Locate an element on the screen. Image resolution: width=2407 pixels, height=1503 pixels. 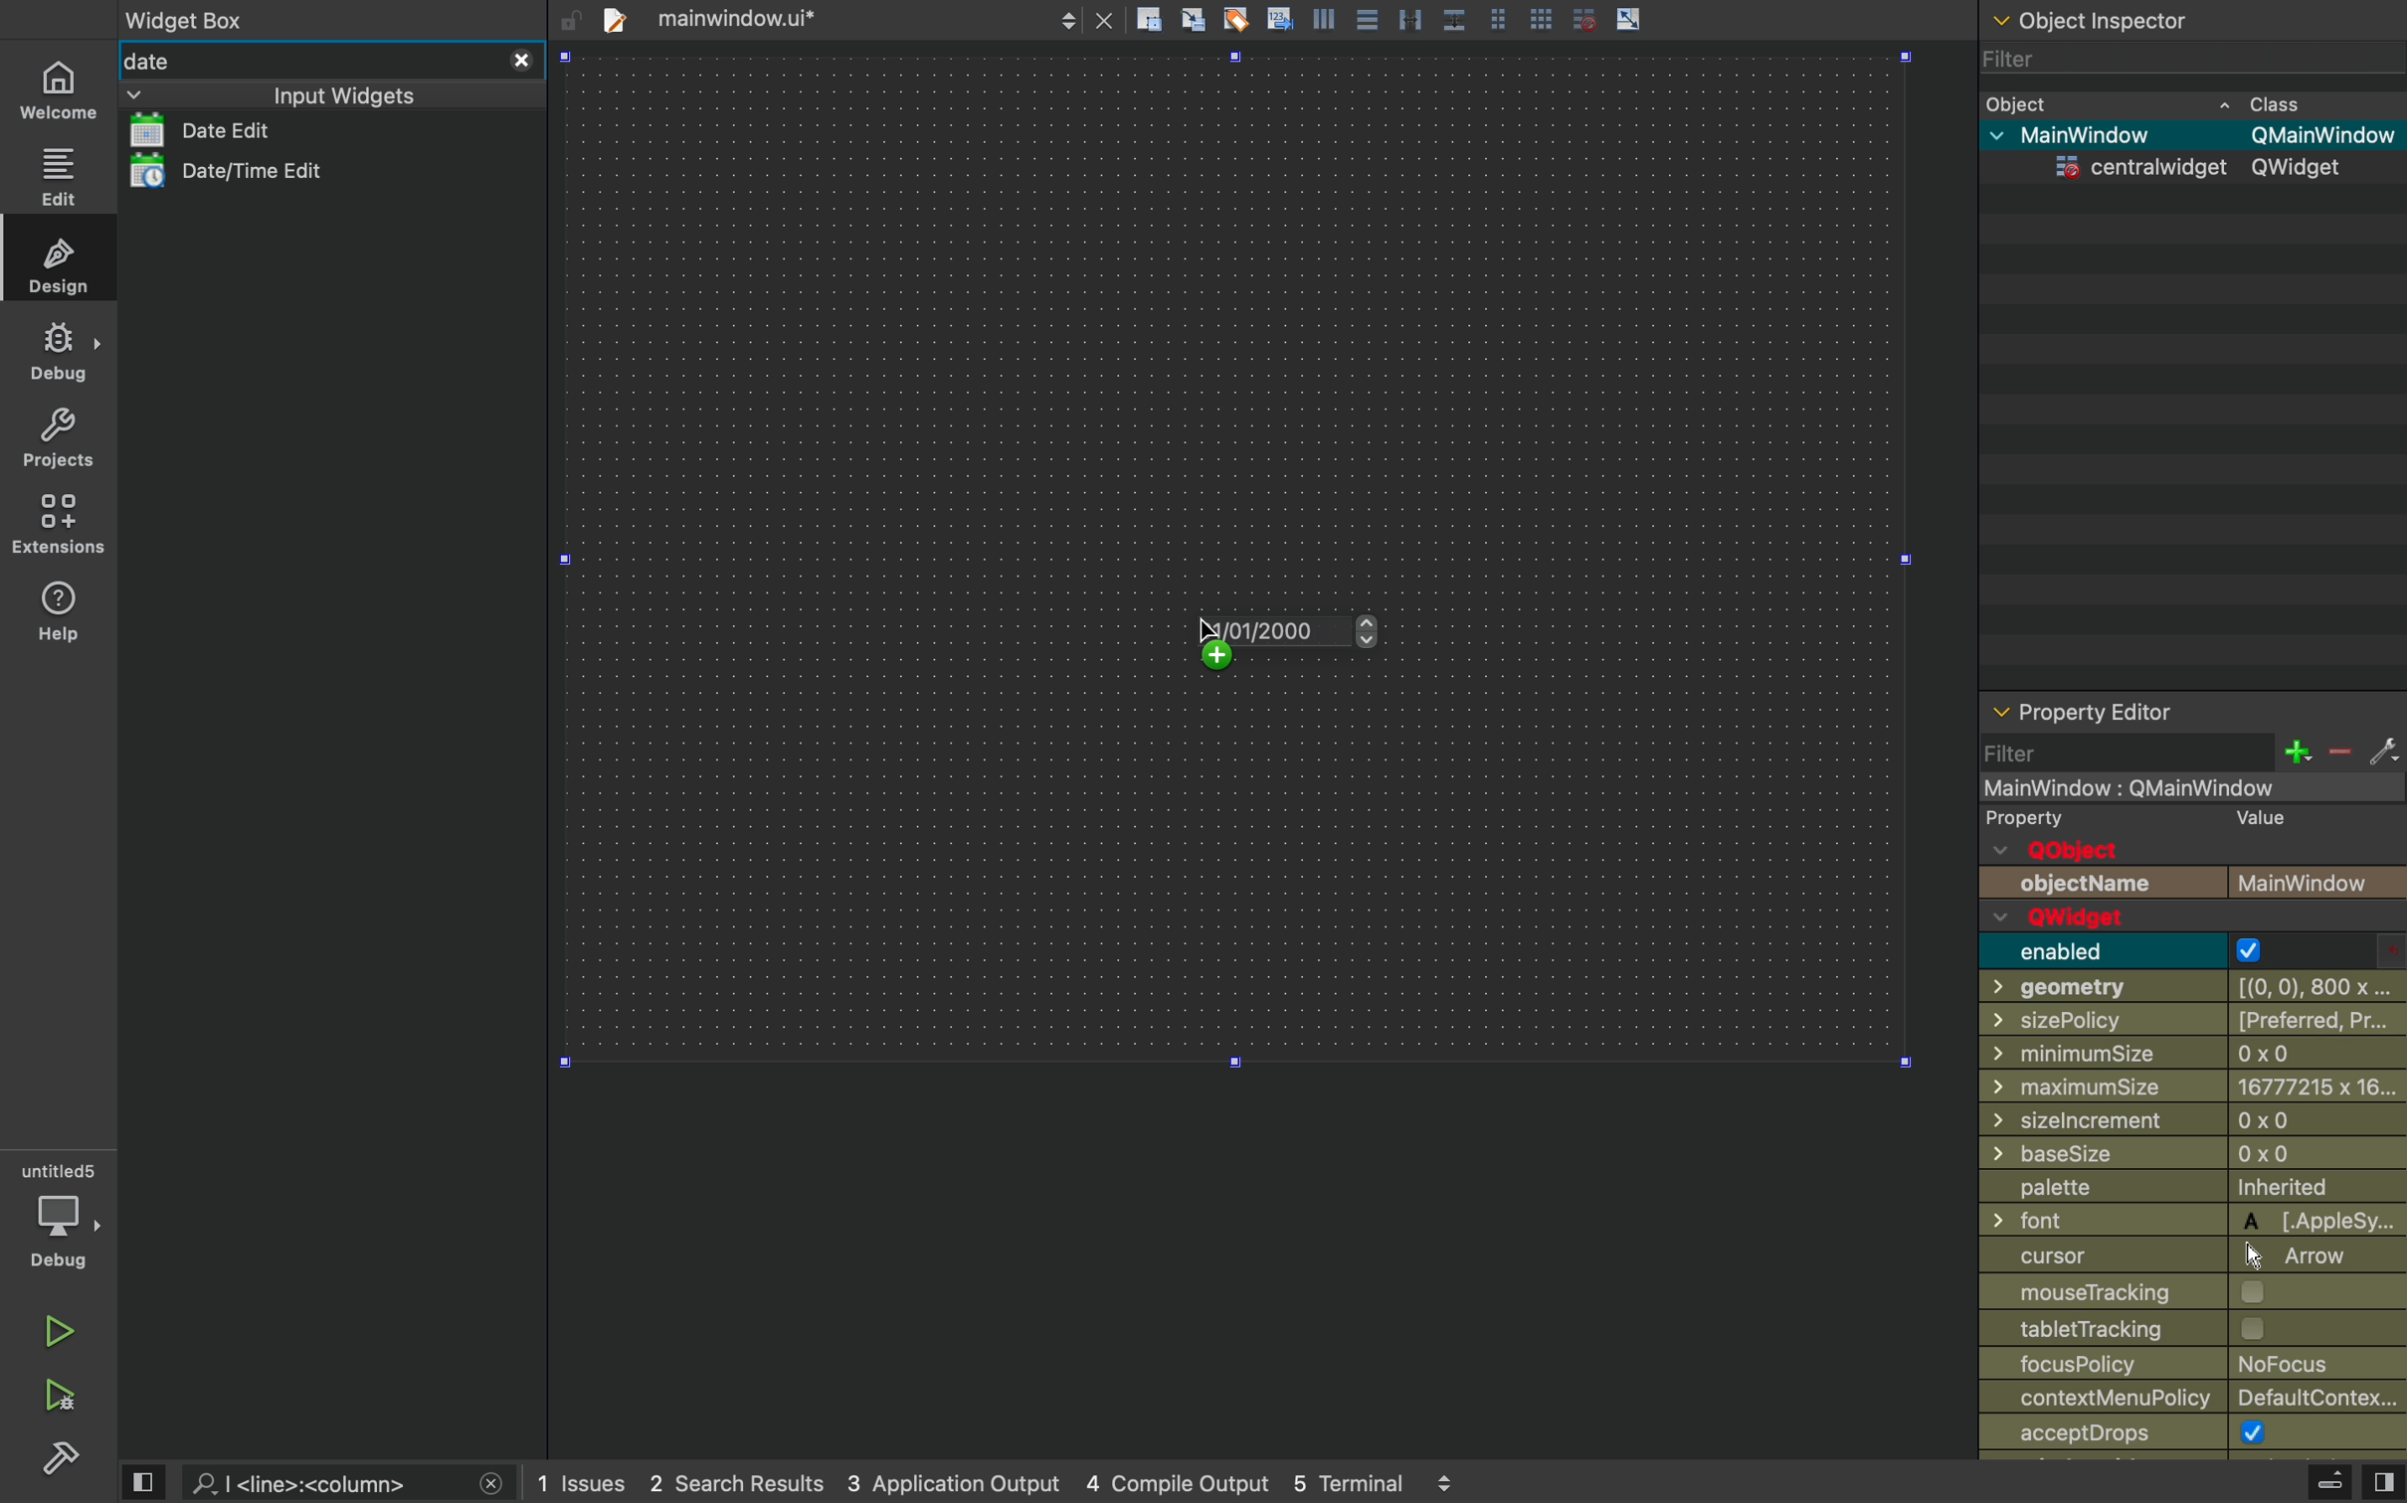
geometry is located at coordinates (2195, 988).